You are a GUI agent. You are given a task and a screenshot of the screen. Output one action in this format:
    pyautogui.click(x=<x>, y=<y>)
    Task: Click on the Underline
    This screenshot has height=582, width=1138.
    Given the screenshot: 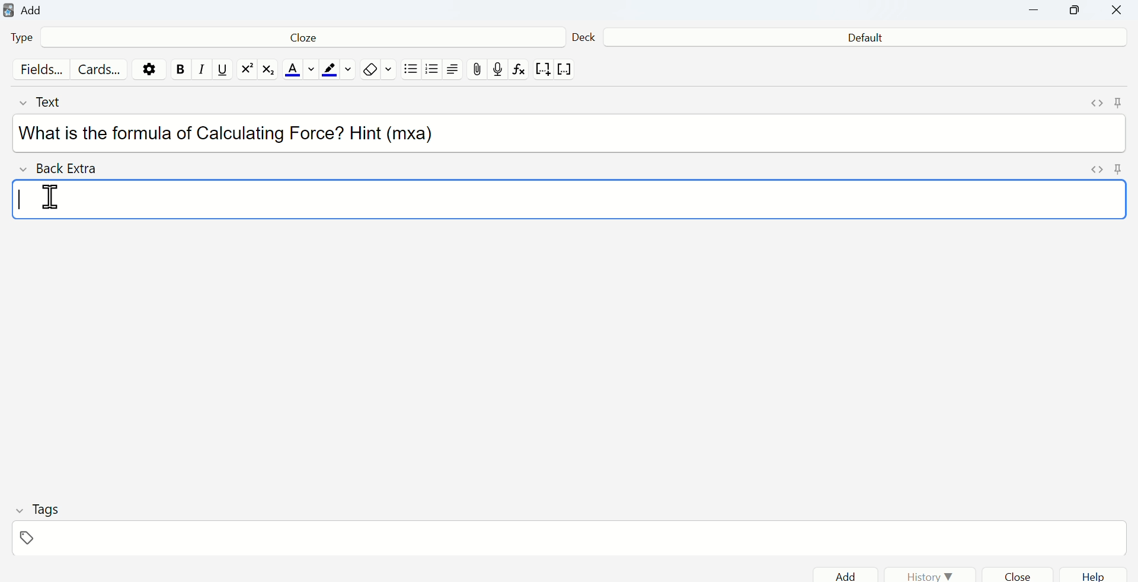 What is the action you would take?
    pyautogui.click(x=222, y=71)
    